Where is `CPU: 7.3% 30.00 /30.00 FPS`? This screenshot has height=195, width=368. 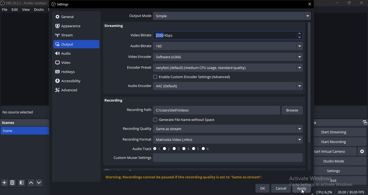
CPU: 7.3% 30.00 /30.00 FPS is located at coordinates (341, 192).